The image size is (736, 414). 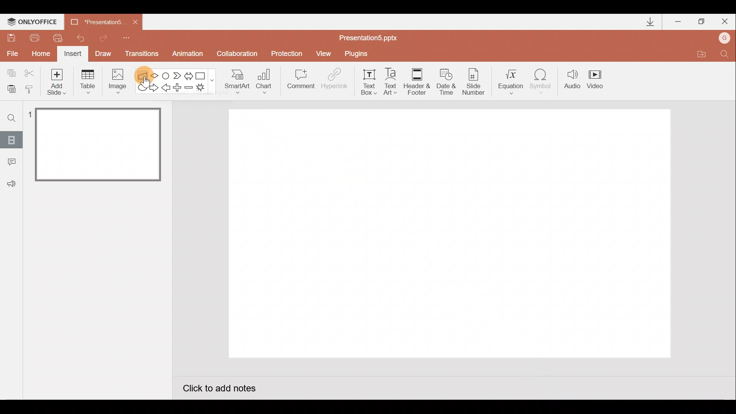 What do you see at coordinates (39, 52) in the screenshot?
I see `Home` at bounding box center [39, 52].